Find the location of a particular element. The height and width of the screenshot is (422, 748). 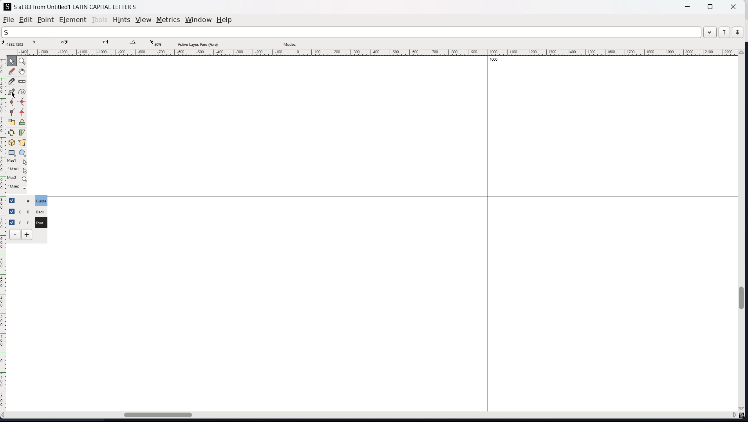

tools is located at coordinates (100, 20).